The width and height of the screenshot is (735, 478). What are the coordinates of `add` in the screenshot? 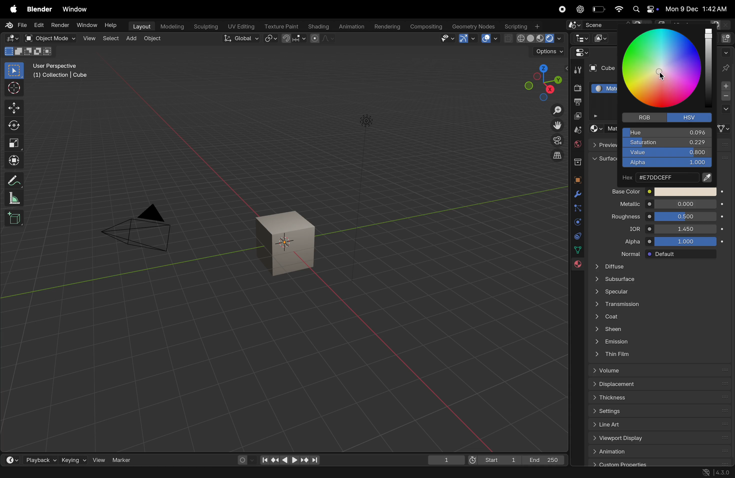 It's located at (131, 39).